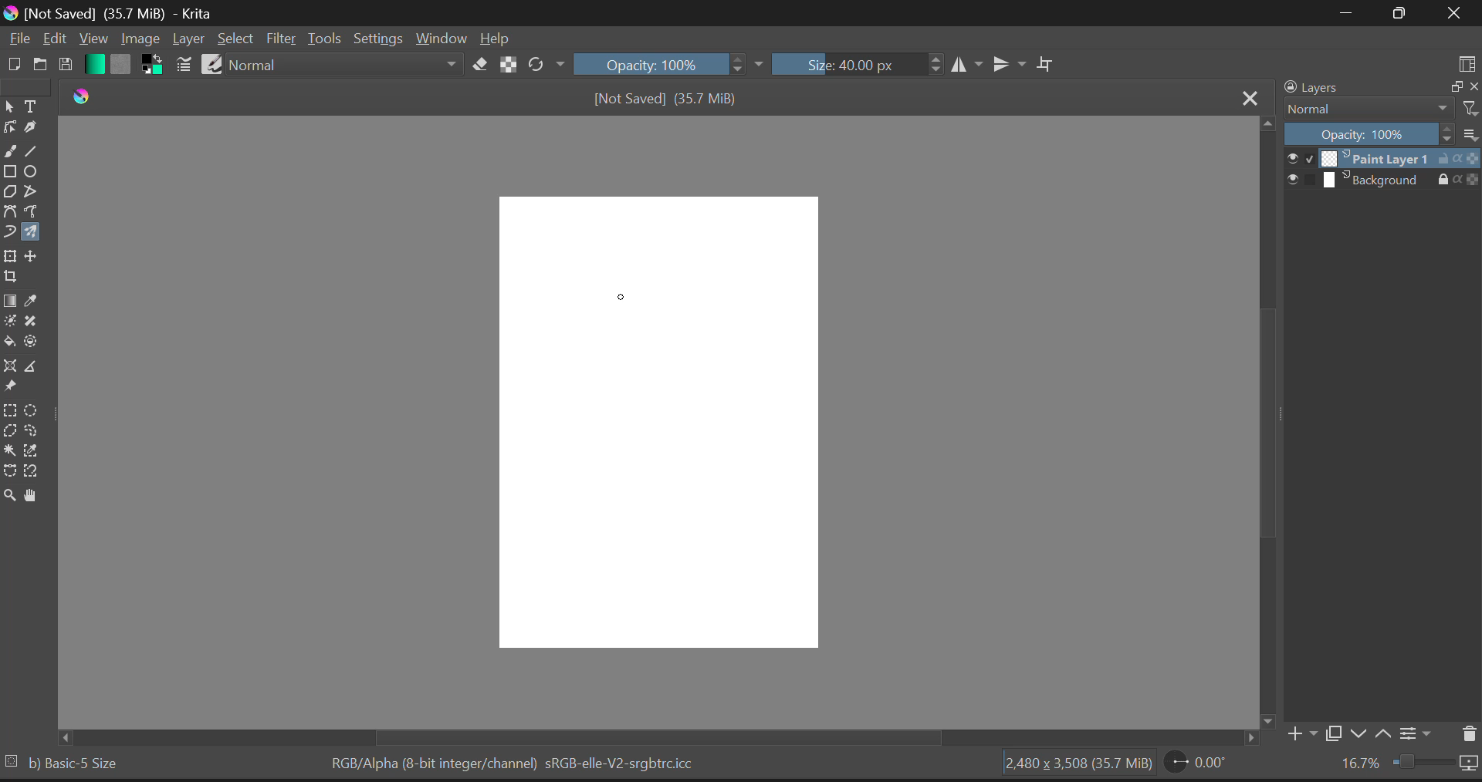 This screenshot has width=1482, height=782. What do you see at coordinates (235, 39) in the screenshot?
I see `Select` at bounding box center [235, 39].